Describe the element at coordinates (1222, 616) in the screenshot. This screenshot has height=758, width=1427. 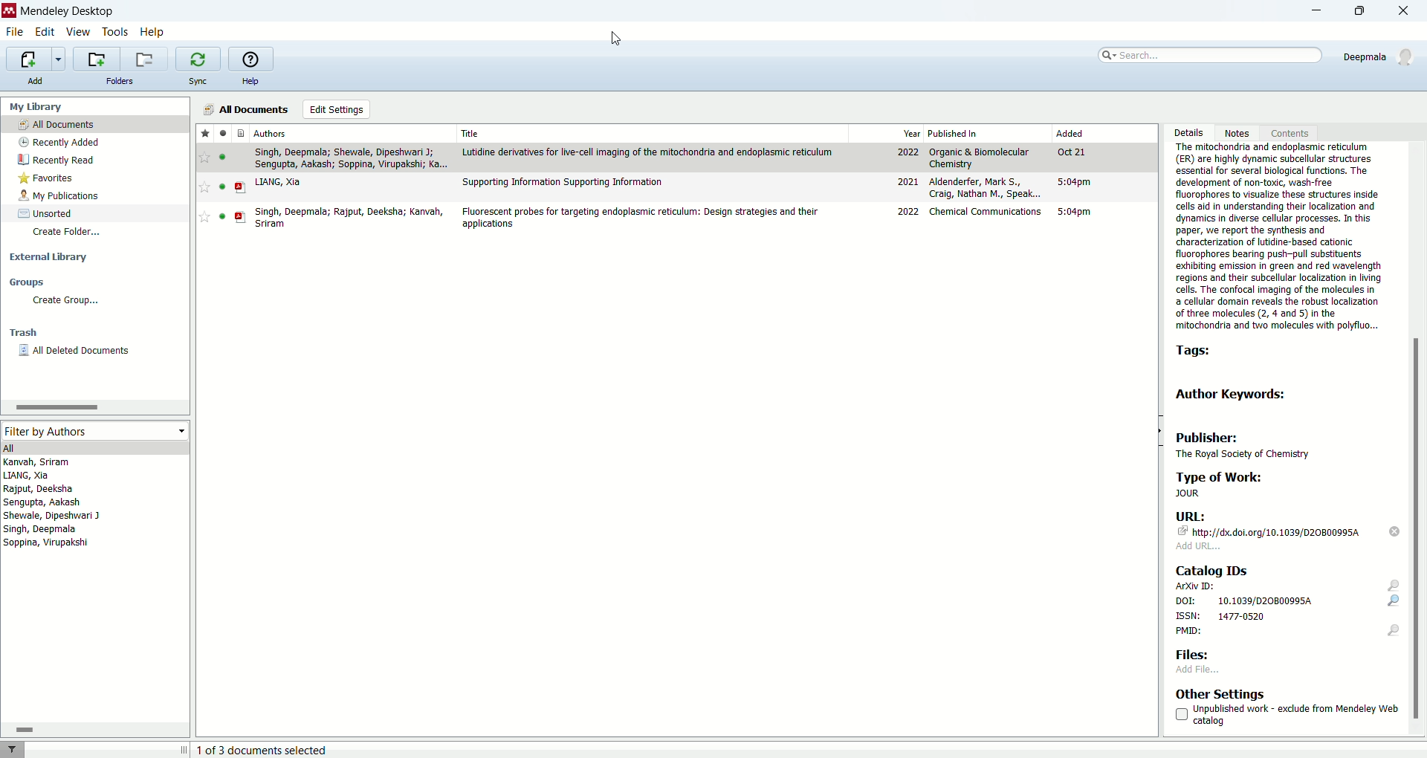
I see `ISSN: 1477-0520` at that location.